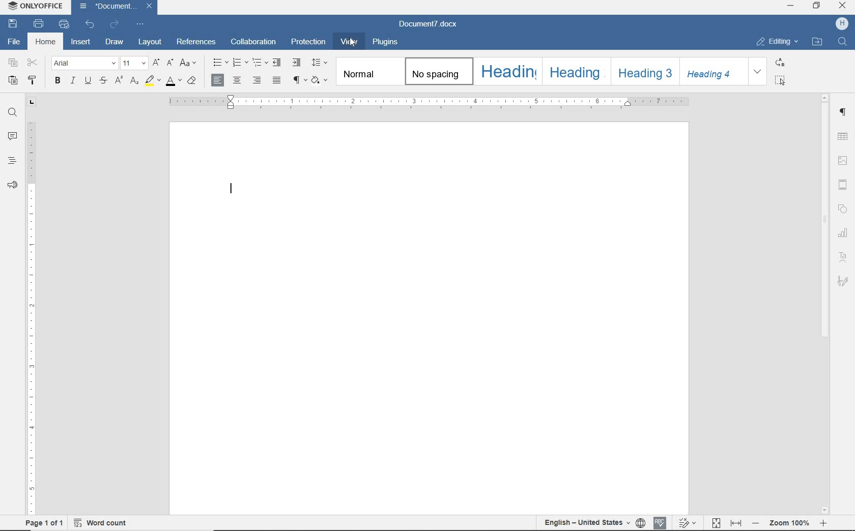 The height and width of the screenshot is (531, 855). Describe the element at coordinates (299, 80) in the screenshot. I see `NONPRINTING CARACTERS` at that location.